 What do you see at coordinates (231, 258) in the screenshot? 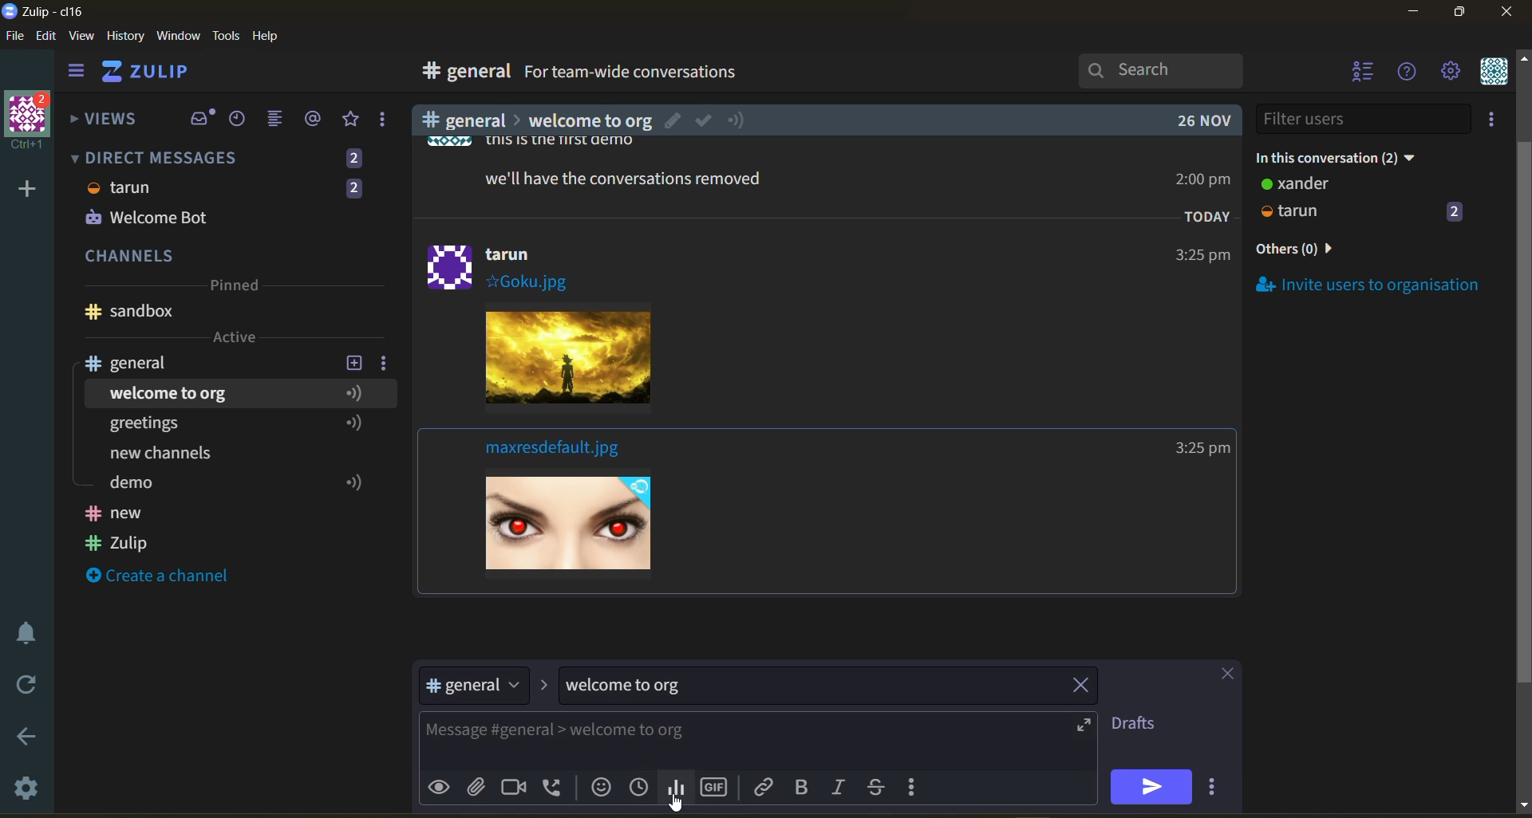
I see `channels` at bounding box center [231, 258].